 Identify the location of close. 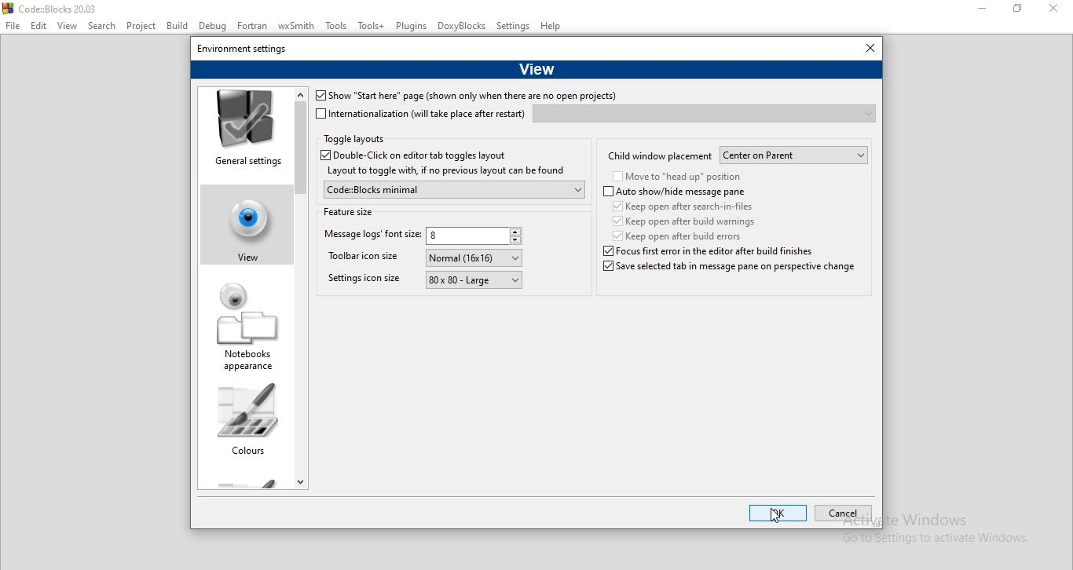
(1057, 11).